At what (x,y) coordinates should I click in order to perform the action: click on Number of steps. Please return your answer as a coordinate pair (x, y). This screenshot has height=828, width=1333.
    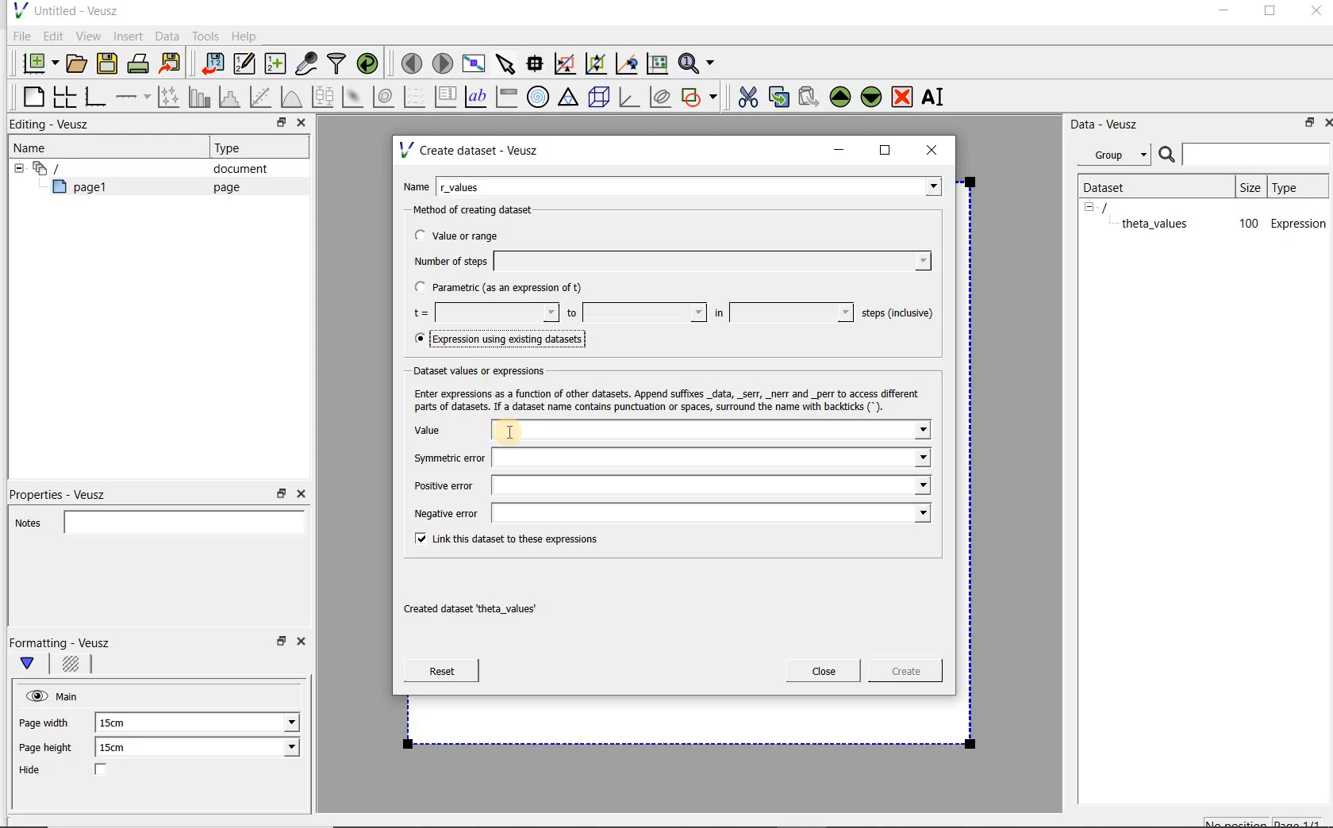
    Looking at the image, I should click on (667, 261).